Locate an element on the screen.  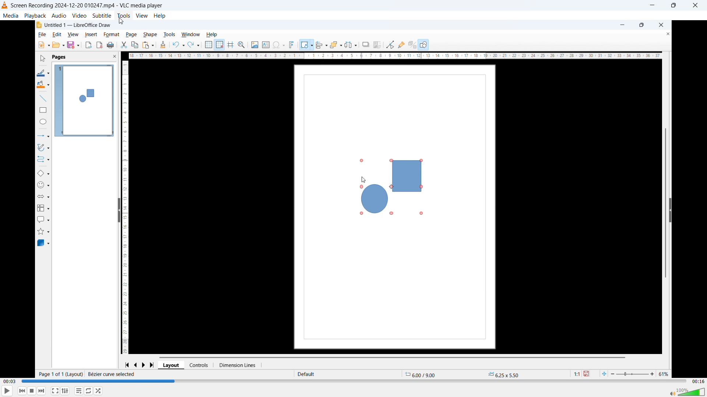
help is located at coordinates (159, 16).